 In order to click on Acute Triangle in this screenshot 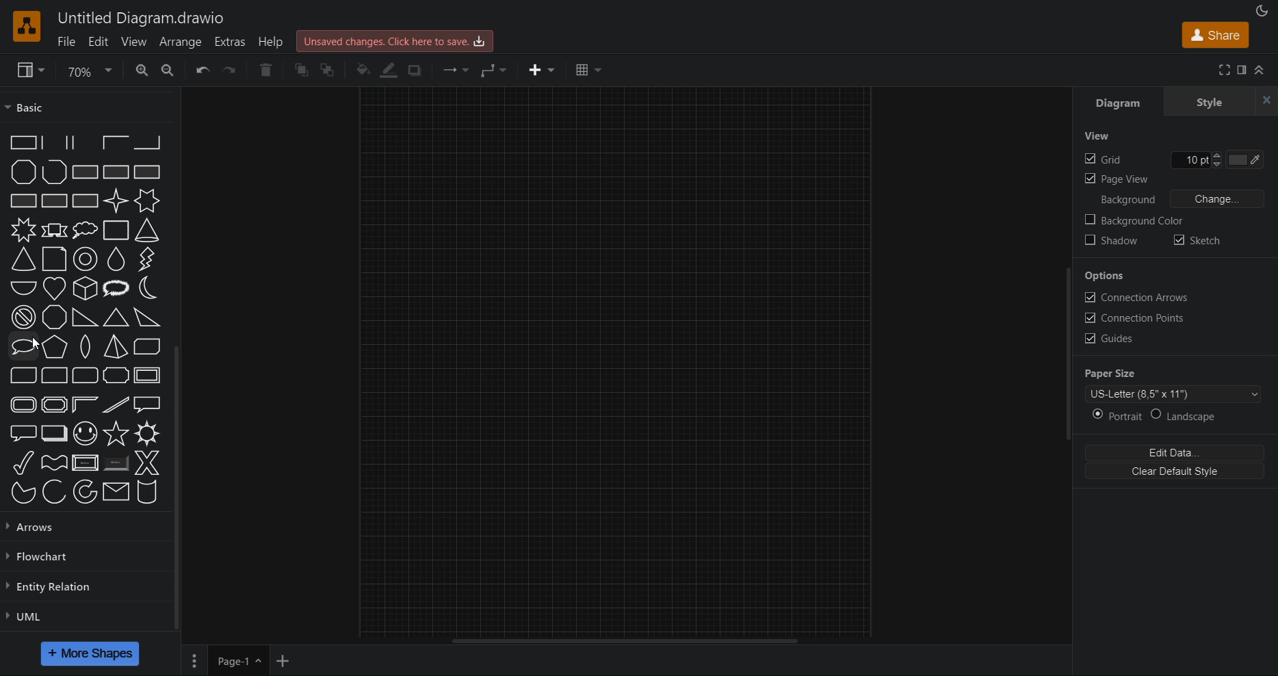, I will do `click(115, 318)`.